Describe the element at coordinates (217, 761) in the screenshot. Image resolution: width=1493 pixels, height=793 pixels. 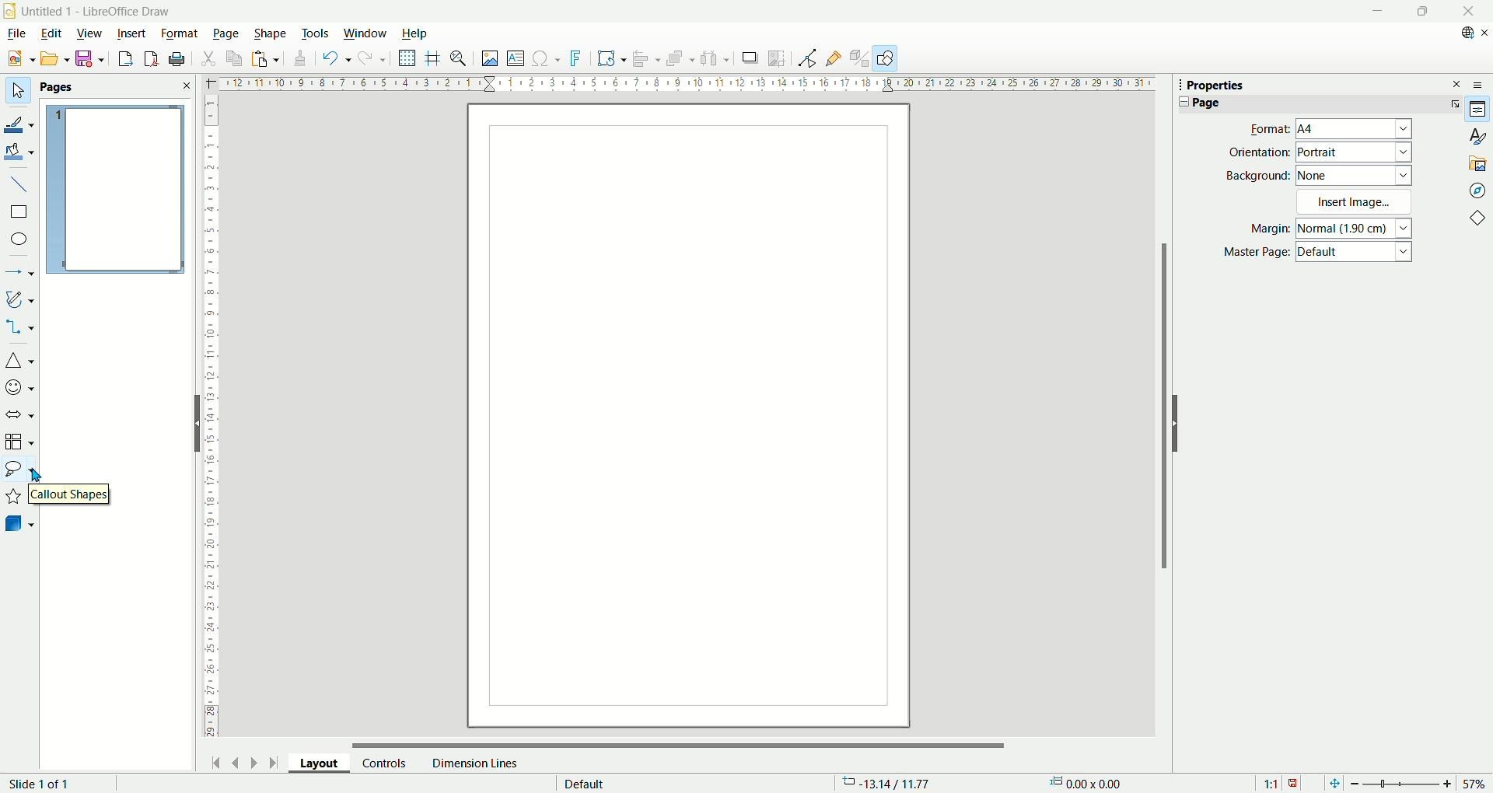
I see `go to first page` at that location.